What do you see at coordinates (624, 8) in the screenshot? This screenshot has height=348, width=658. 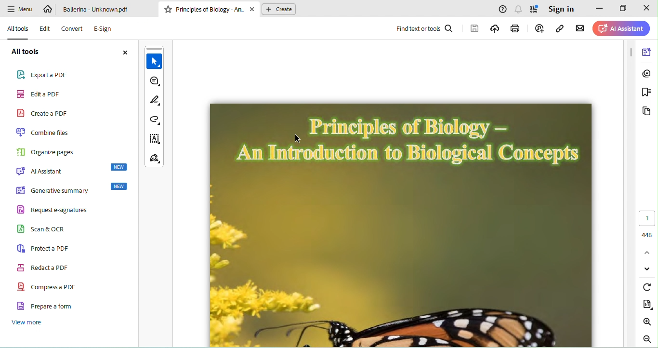 I see `maximize` at bounding box center [624, 8].